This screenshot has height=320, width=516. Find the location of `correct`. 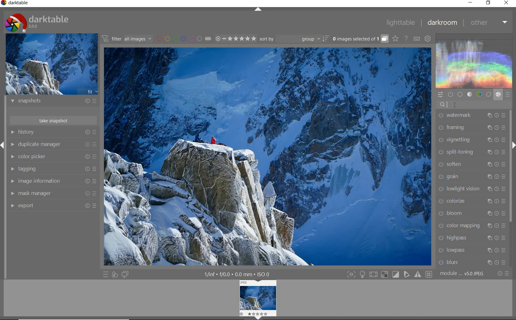

correct is located at coordinates (488, 94).